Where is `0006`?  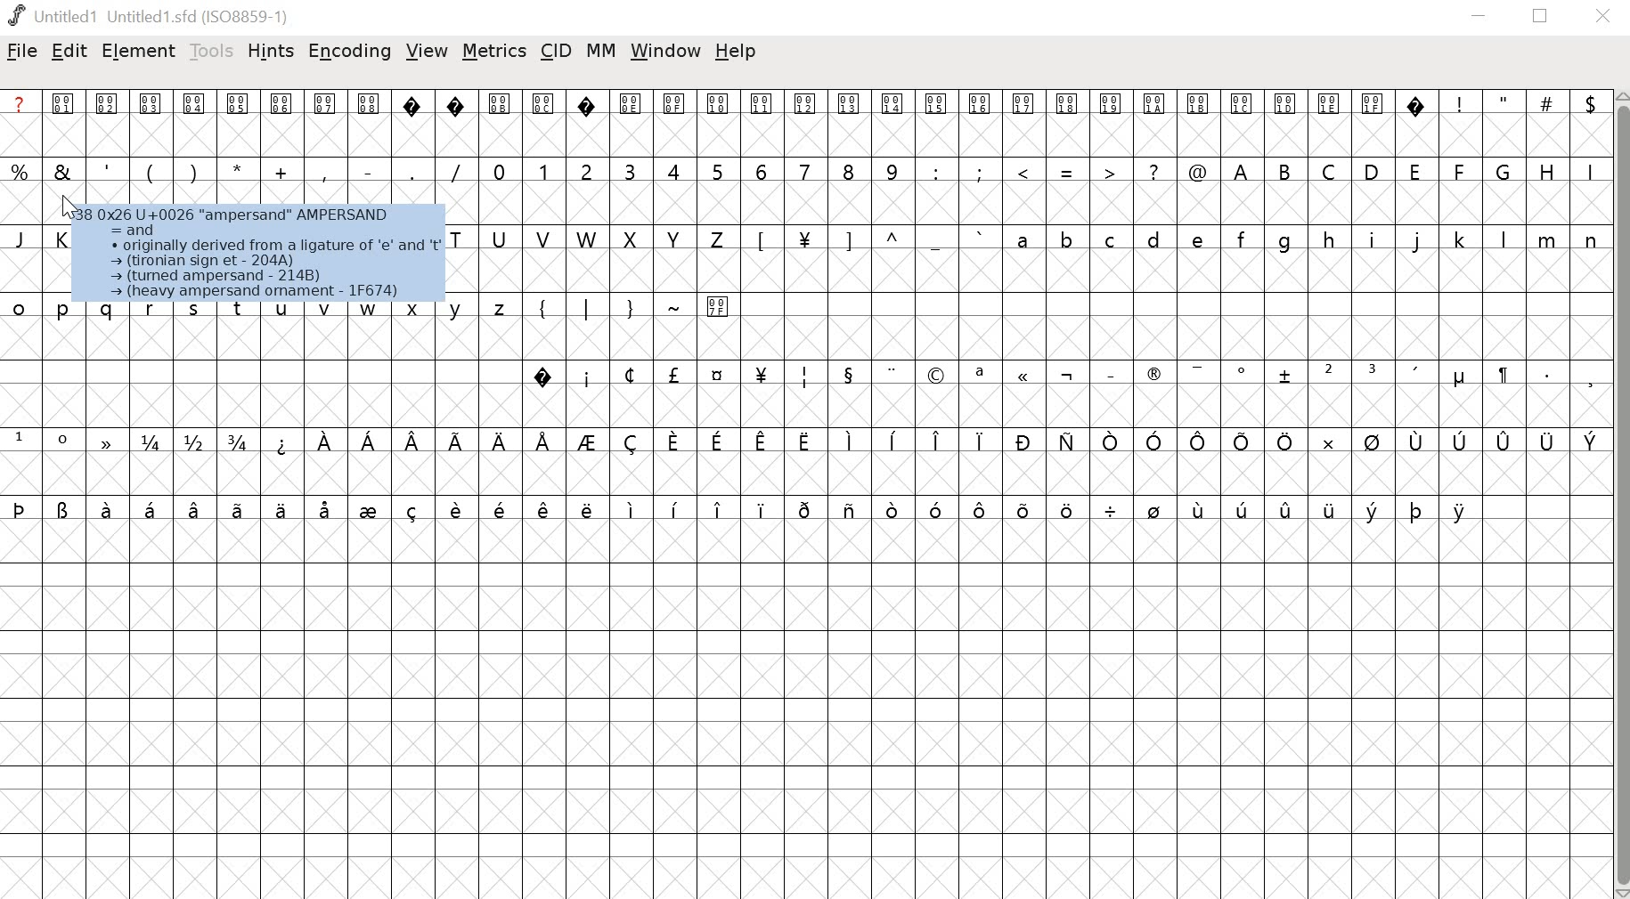
0006 is located at coordinates (282, 124).